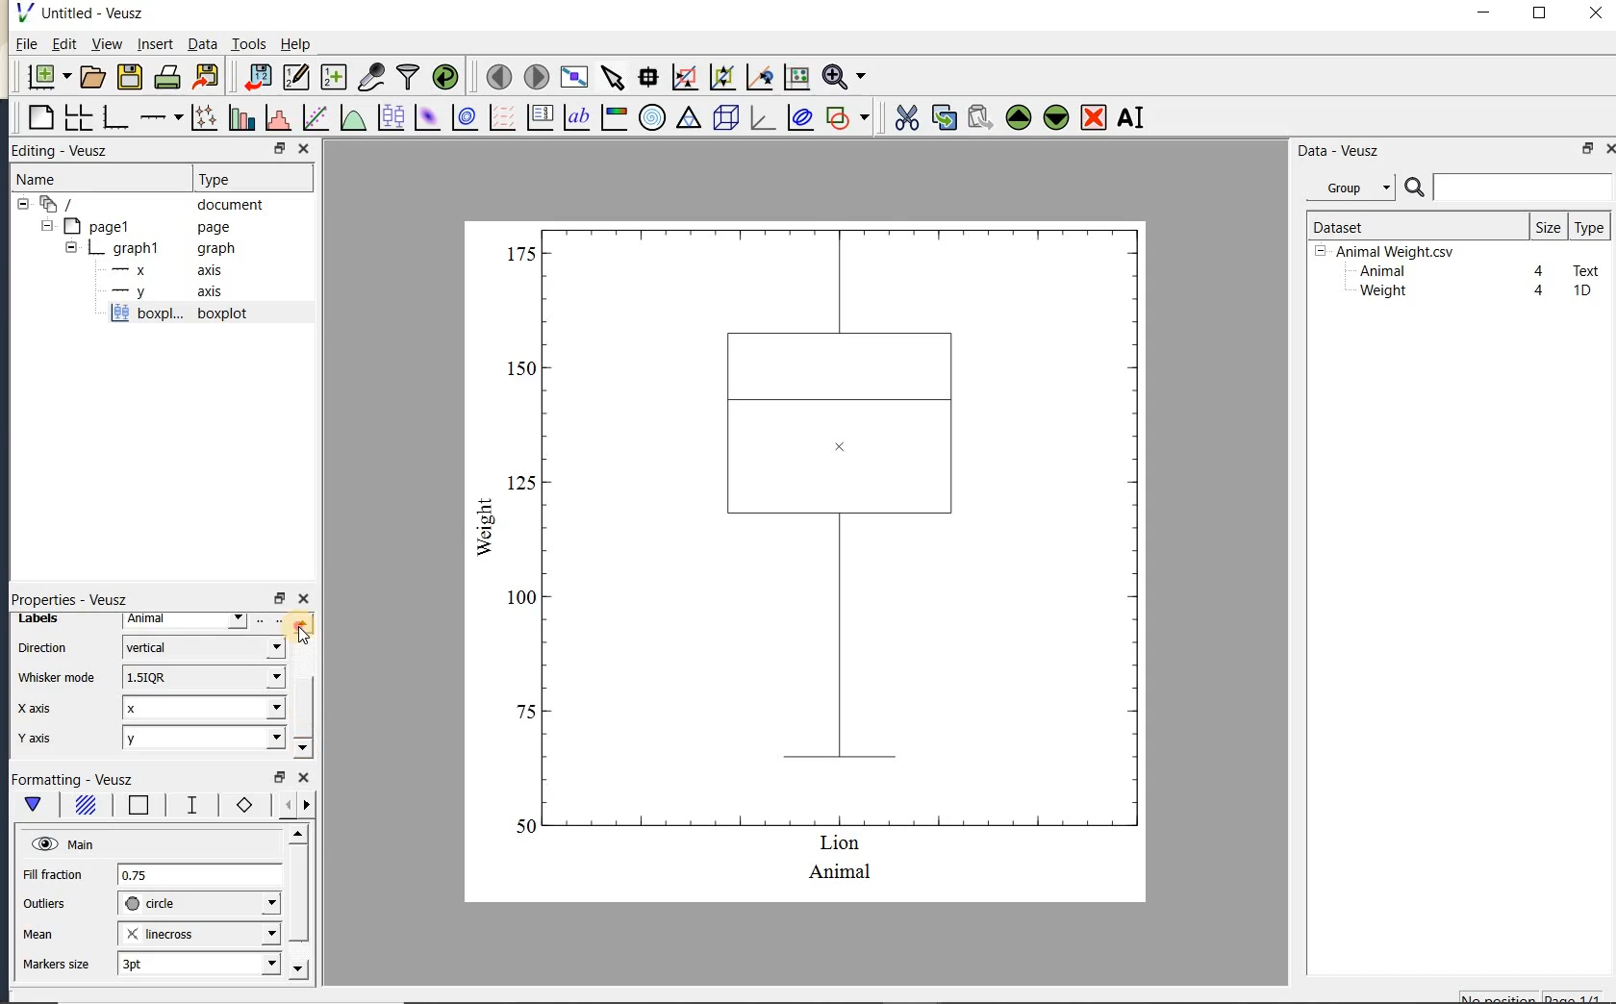 The image size is (1616, 1004). I want to click on add an axis to the plot, so click(161, 117).